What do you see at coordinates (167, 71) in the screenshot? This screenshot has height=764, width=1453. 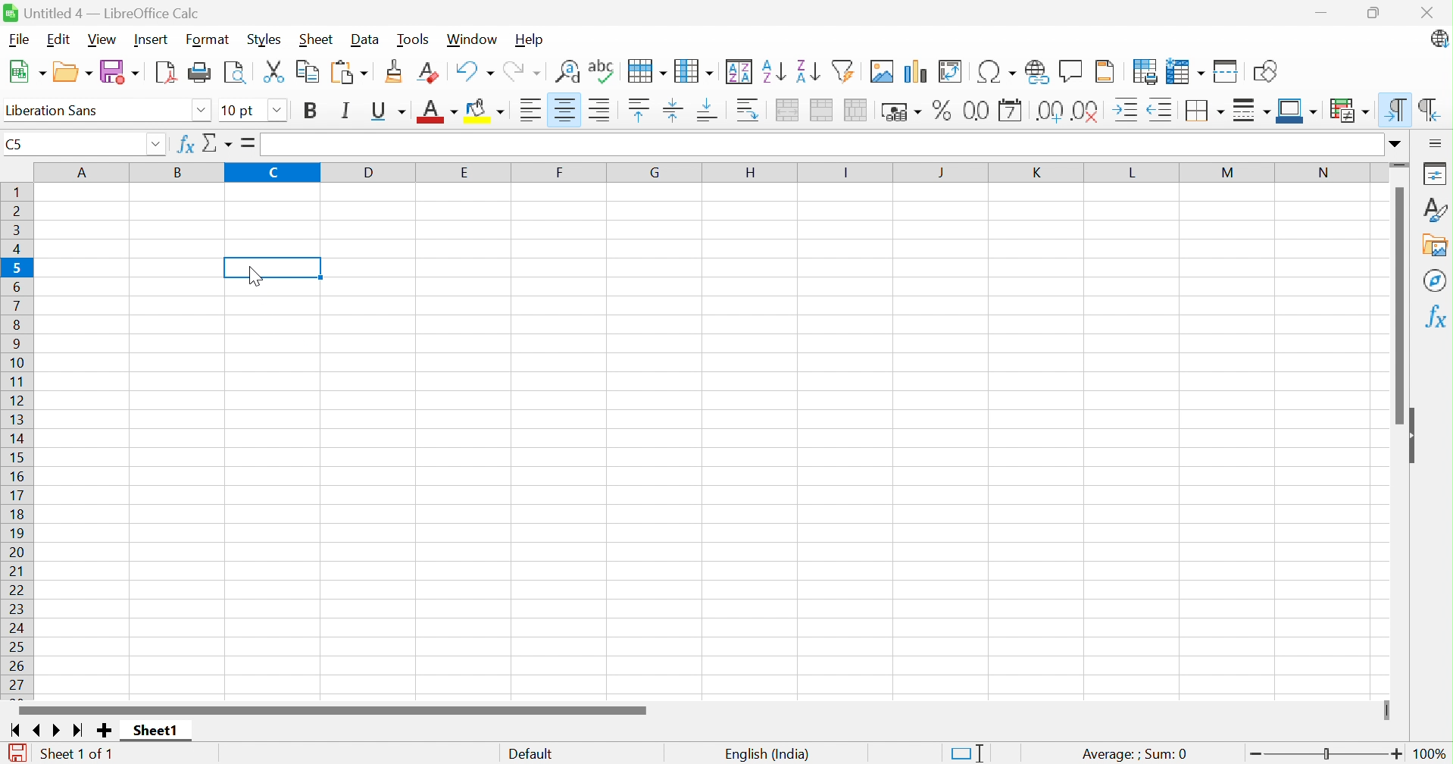 I see `Export as PDF` at bounding box center [167, 71].